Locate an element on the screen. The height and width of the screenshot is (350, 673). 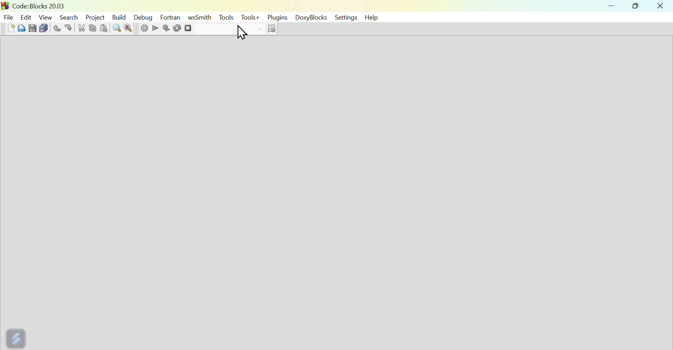
 is located at coordinates (226, 17).